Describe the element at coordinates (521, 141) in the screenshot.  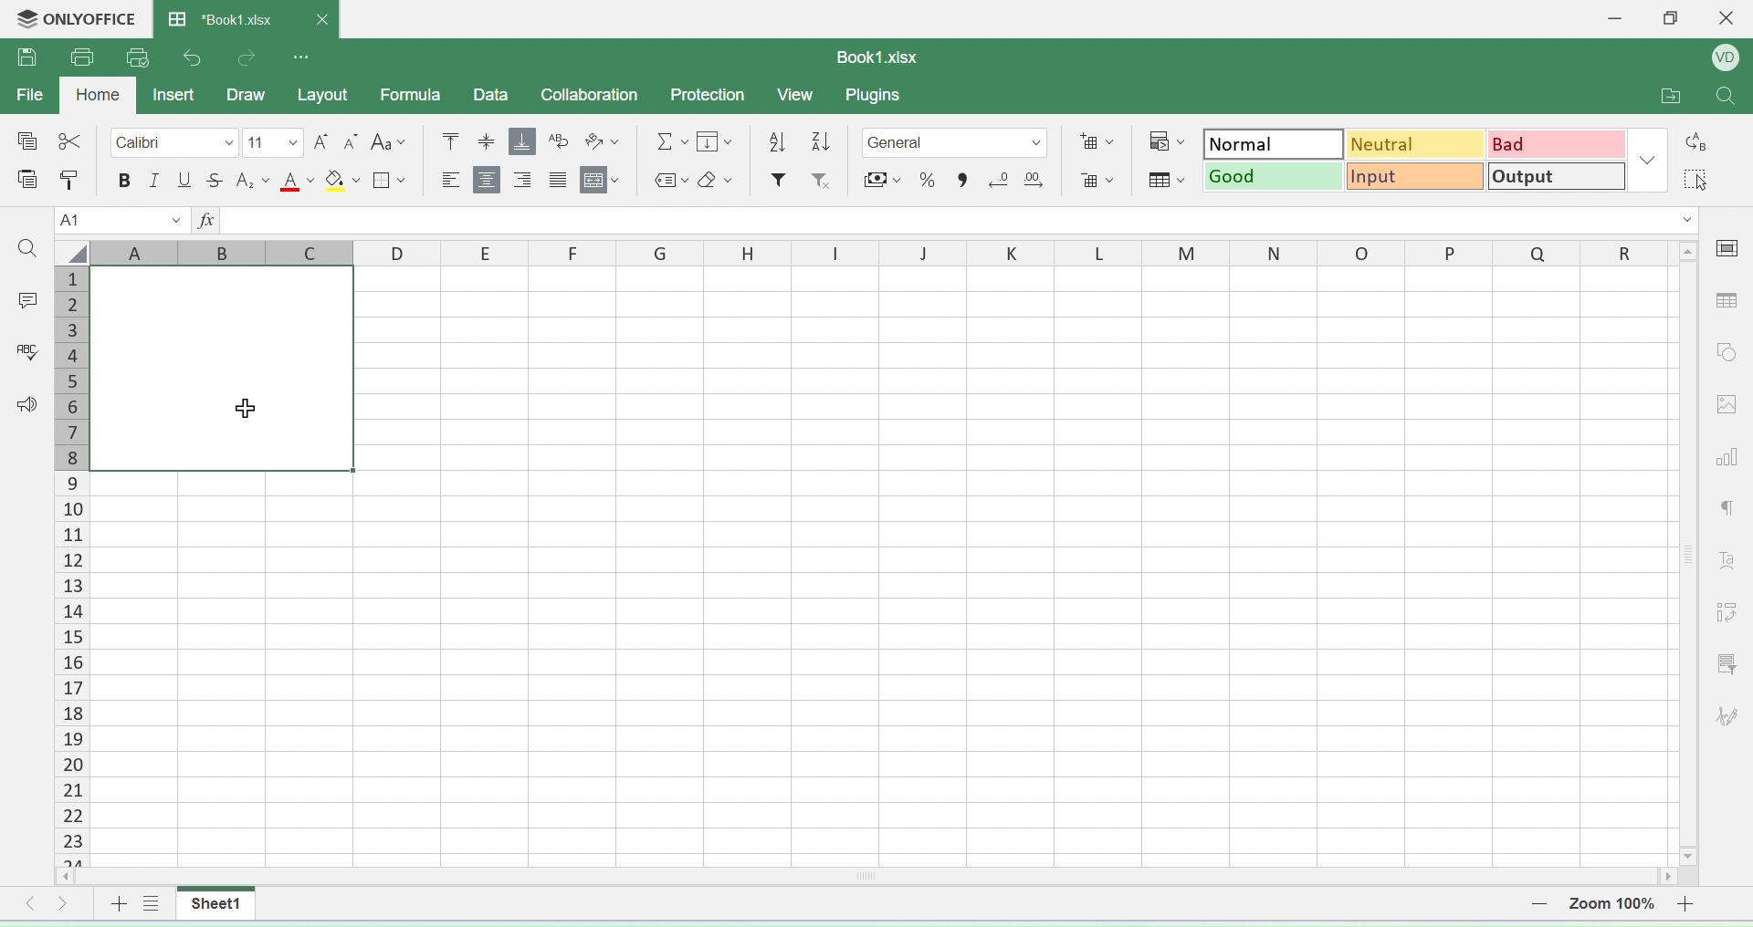
I see `aqlign bottom` at that location.